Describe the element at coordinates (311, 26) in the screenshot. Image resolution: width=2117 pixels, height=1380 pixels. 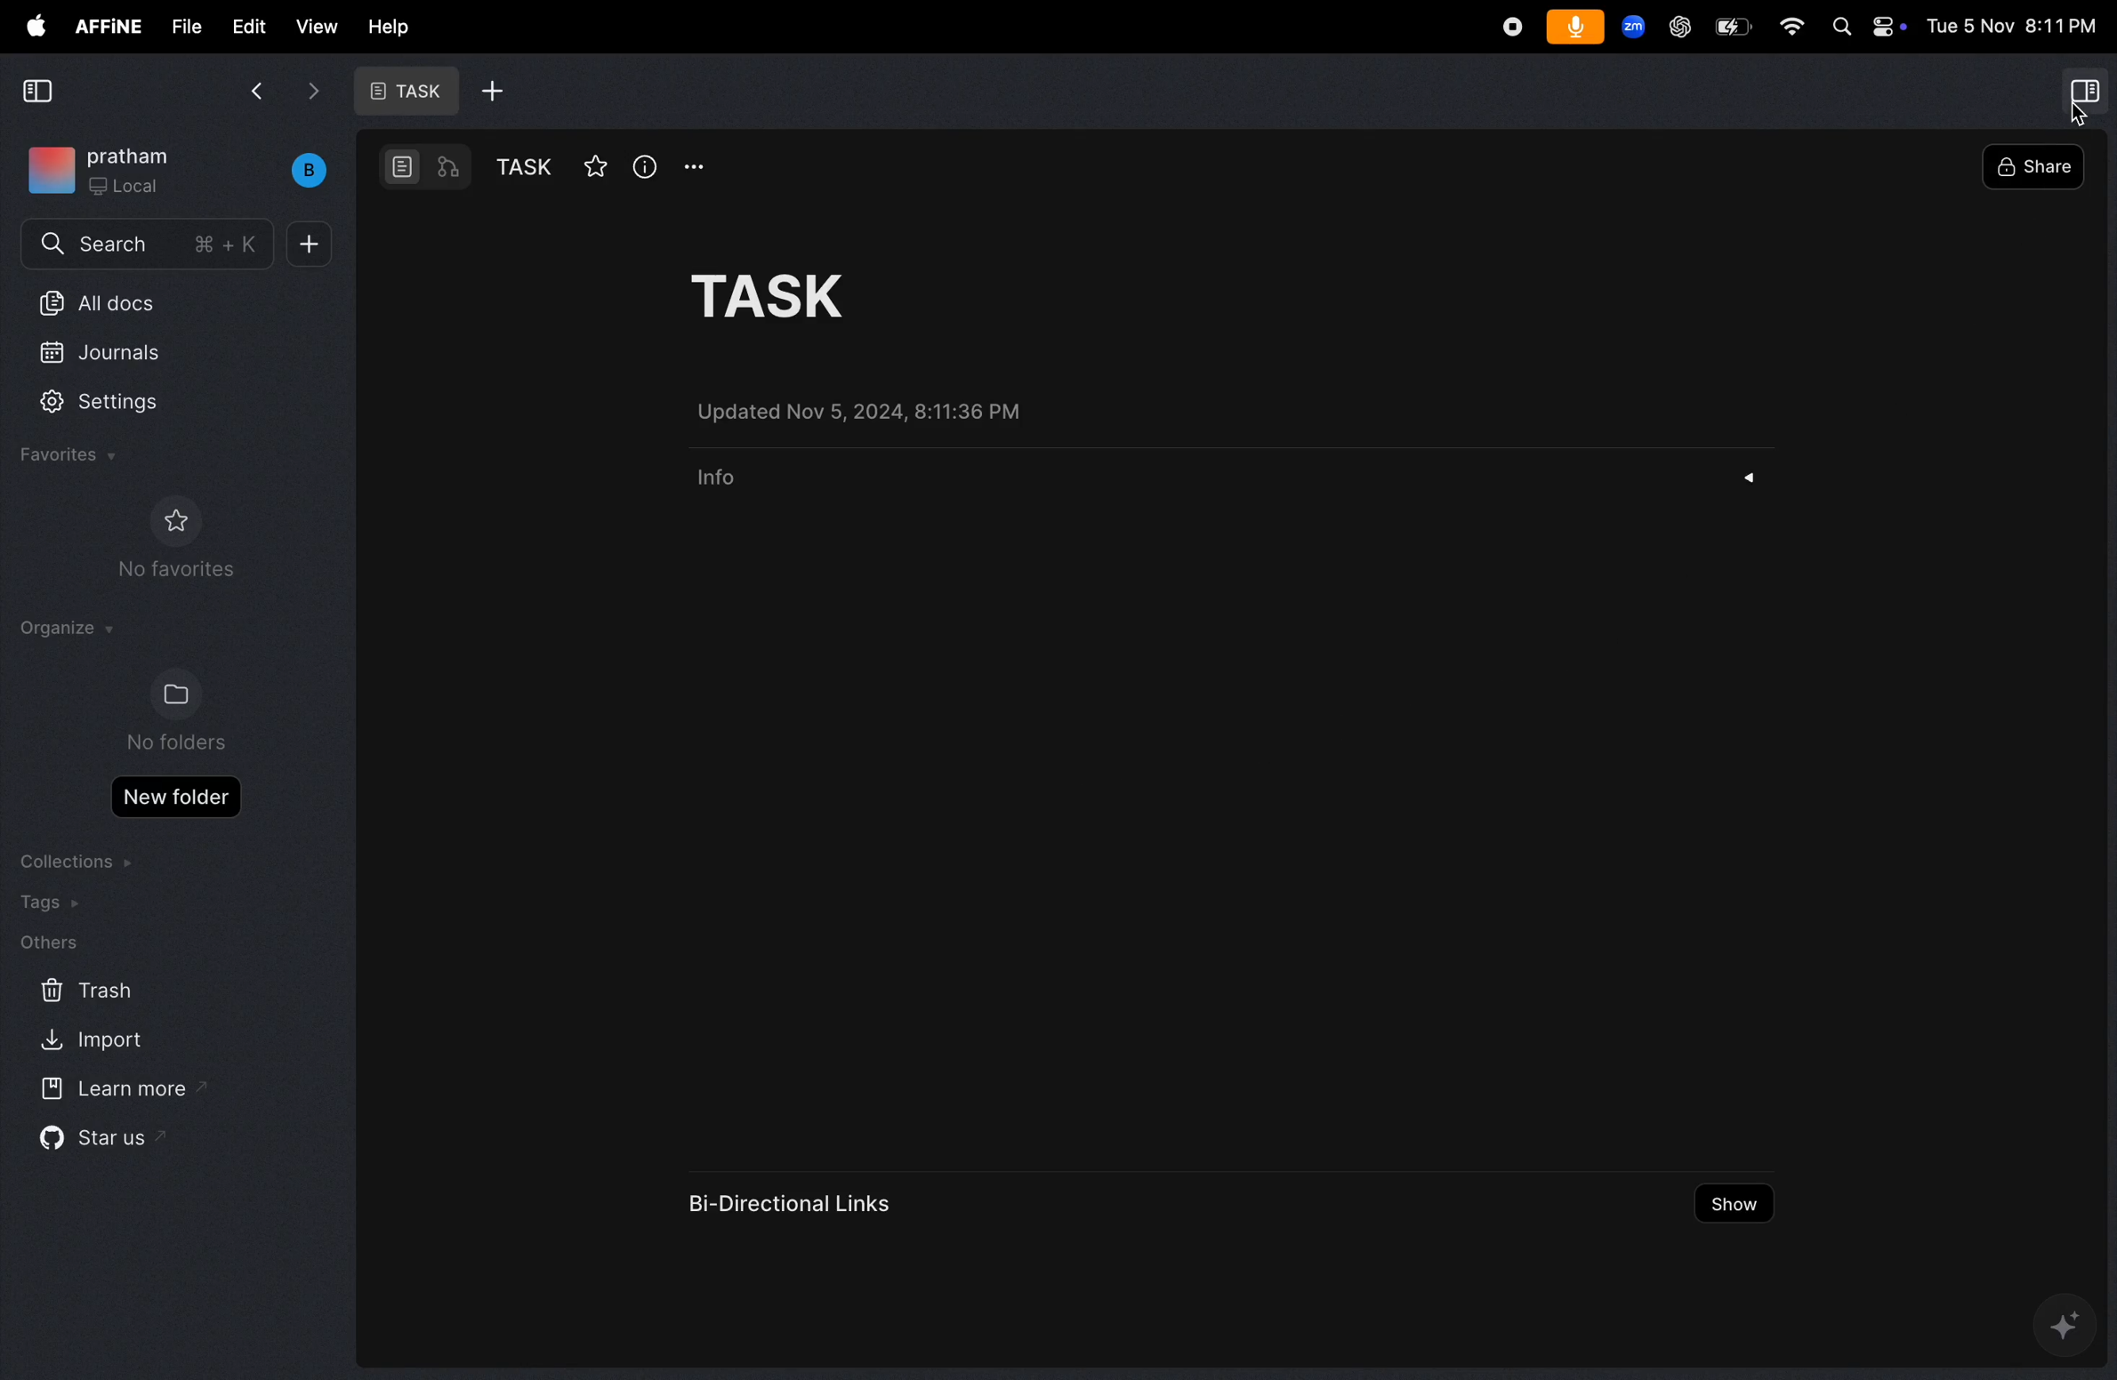
I see `view` at that location.